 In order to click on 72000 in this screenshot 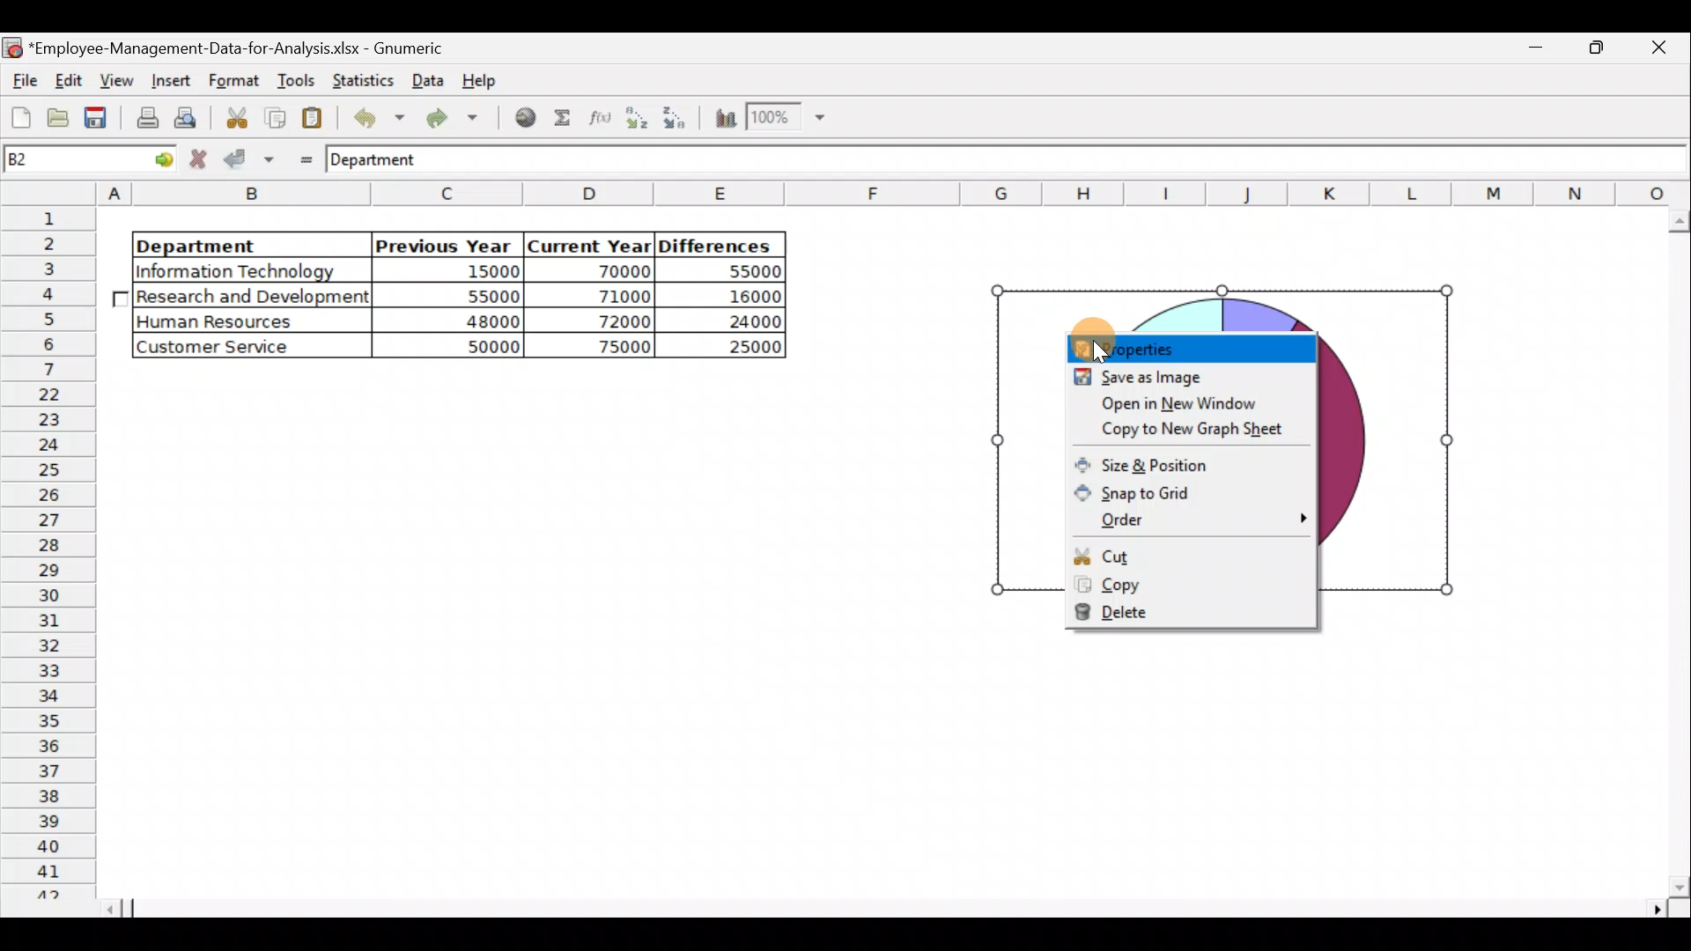, I will do `click(609, 321)`.